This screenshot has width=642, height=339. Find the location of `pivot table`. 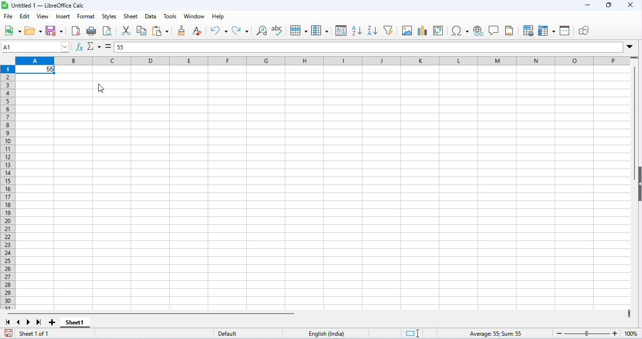

pivot table is located at coordinates (439, 31).